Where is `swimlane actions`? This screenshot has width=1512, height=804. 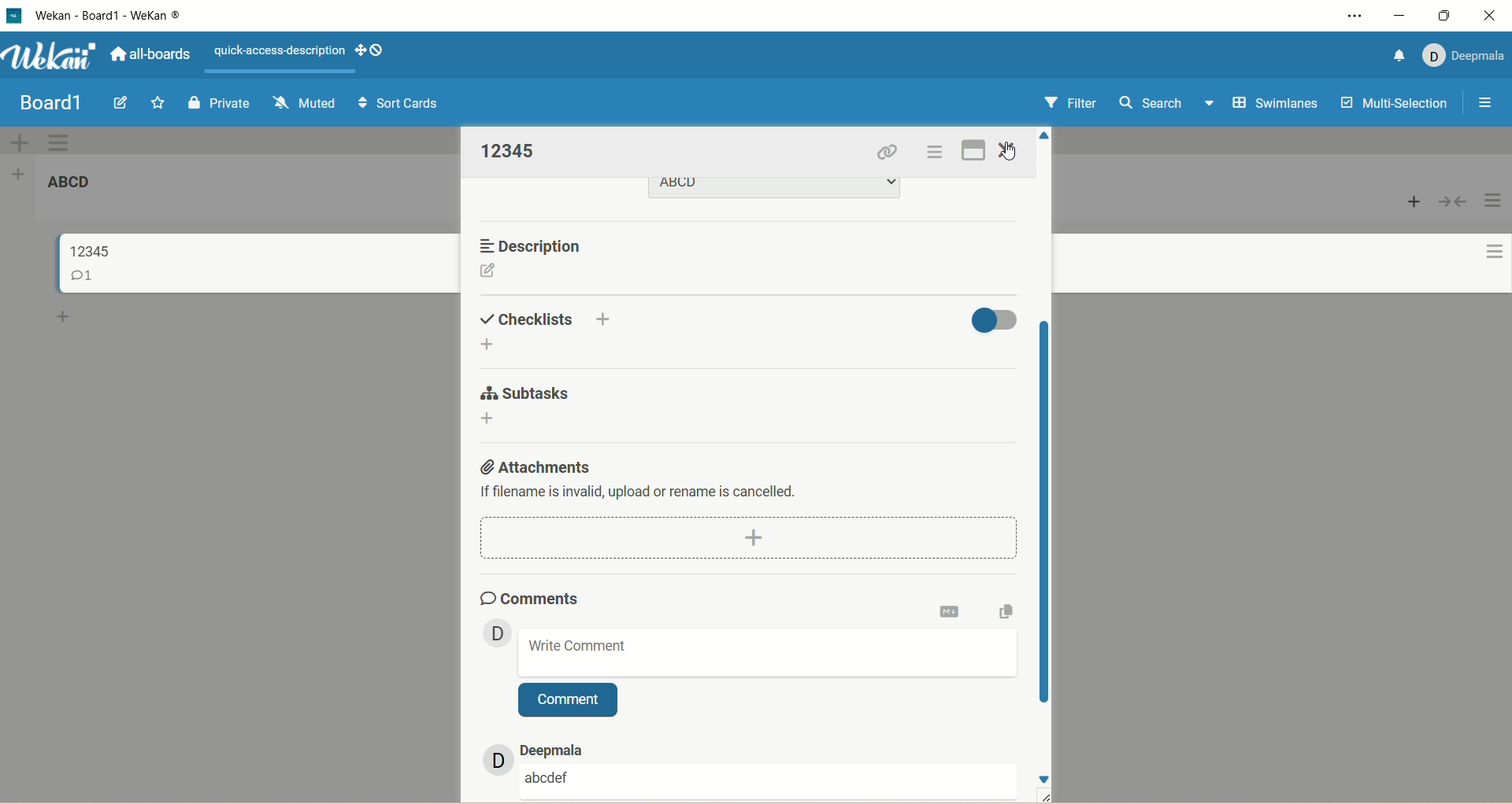
swimlane actions is located at coordinates (60, 143).